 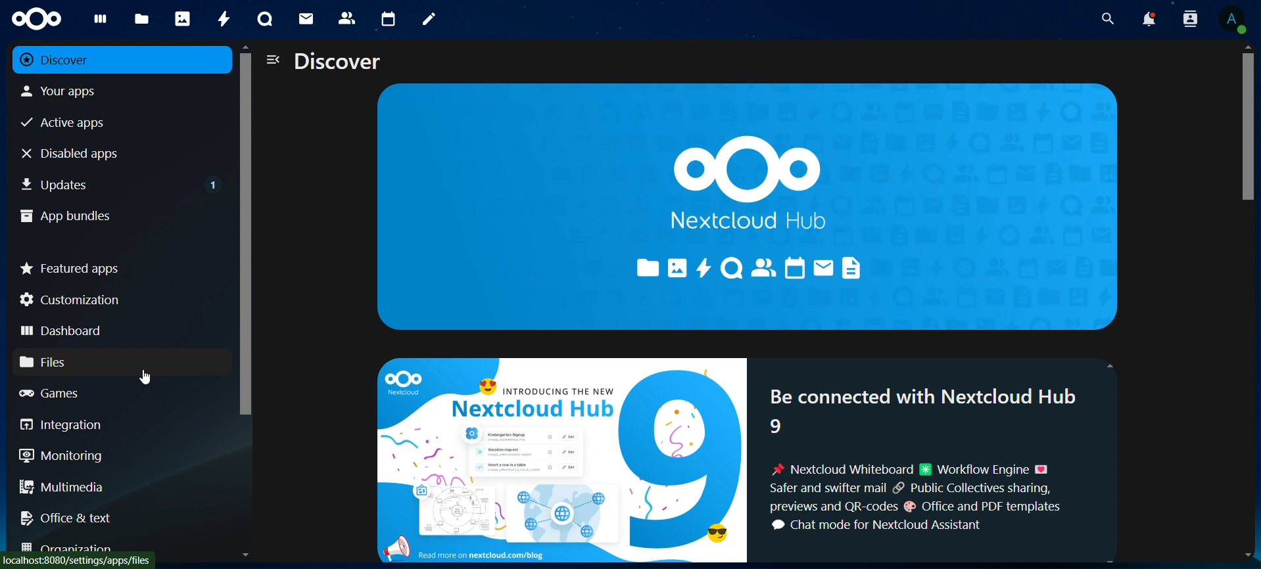 What do you see at coordinates (1237, 20) in the screenshot?
I see `view profile` at bounding box center [1237, 20].